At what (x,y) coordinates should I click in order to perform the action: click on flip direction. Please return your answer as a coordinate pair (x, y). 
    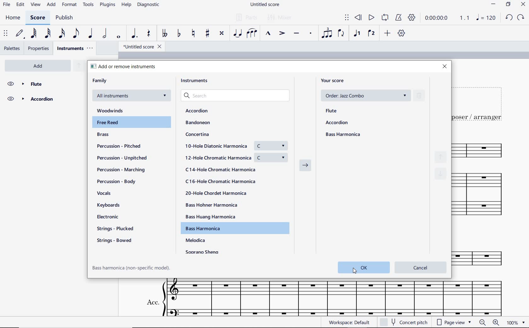
    Looking at the image, I should click on (342, 34).